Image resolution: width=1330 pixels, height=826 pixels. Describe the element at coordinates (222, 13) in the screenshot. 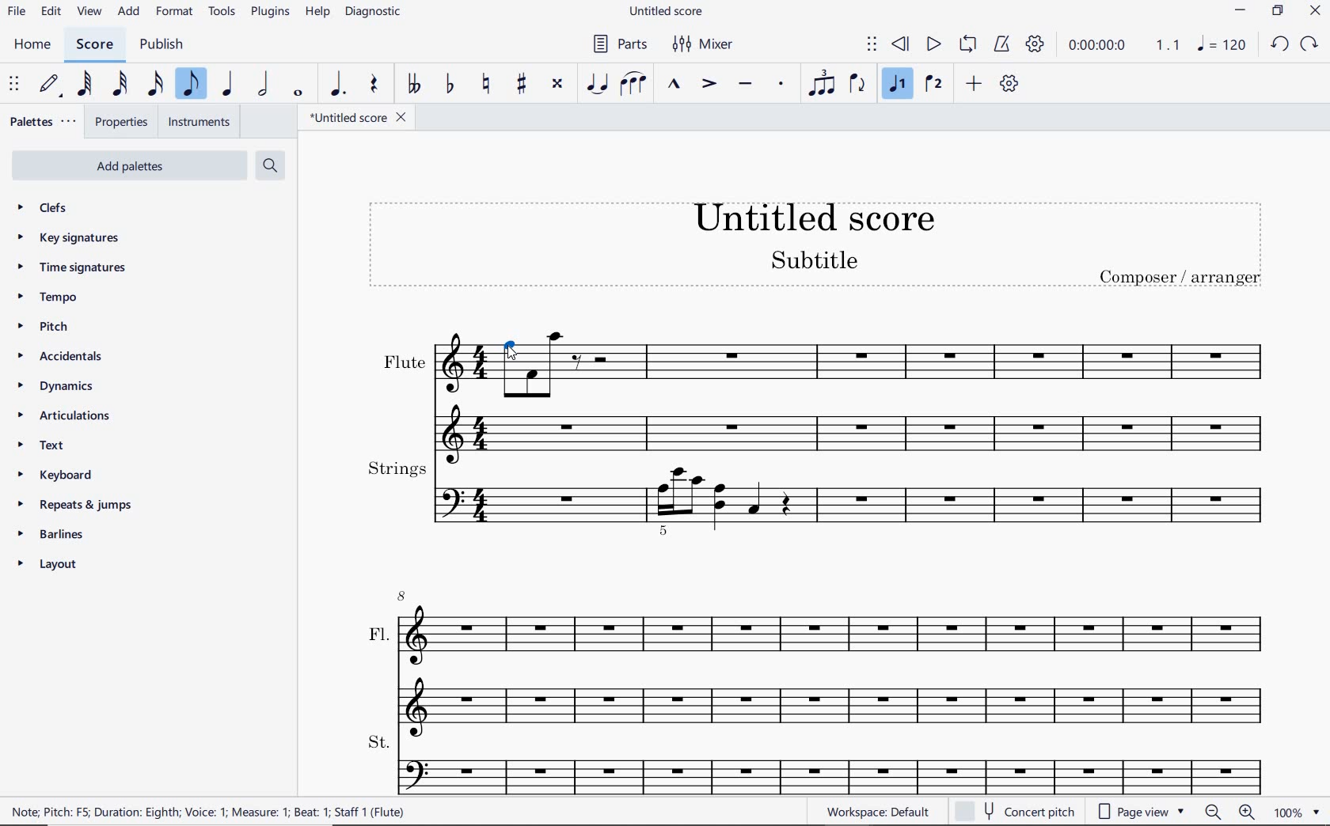

I see `TOOLS` at that location.